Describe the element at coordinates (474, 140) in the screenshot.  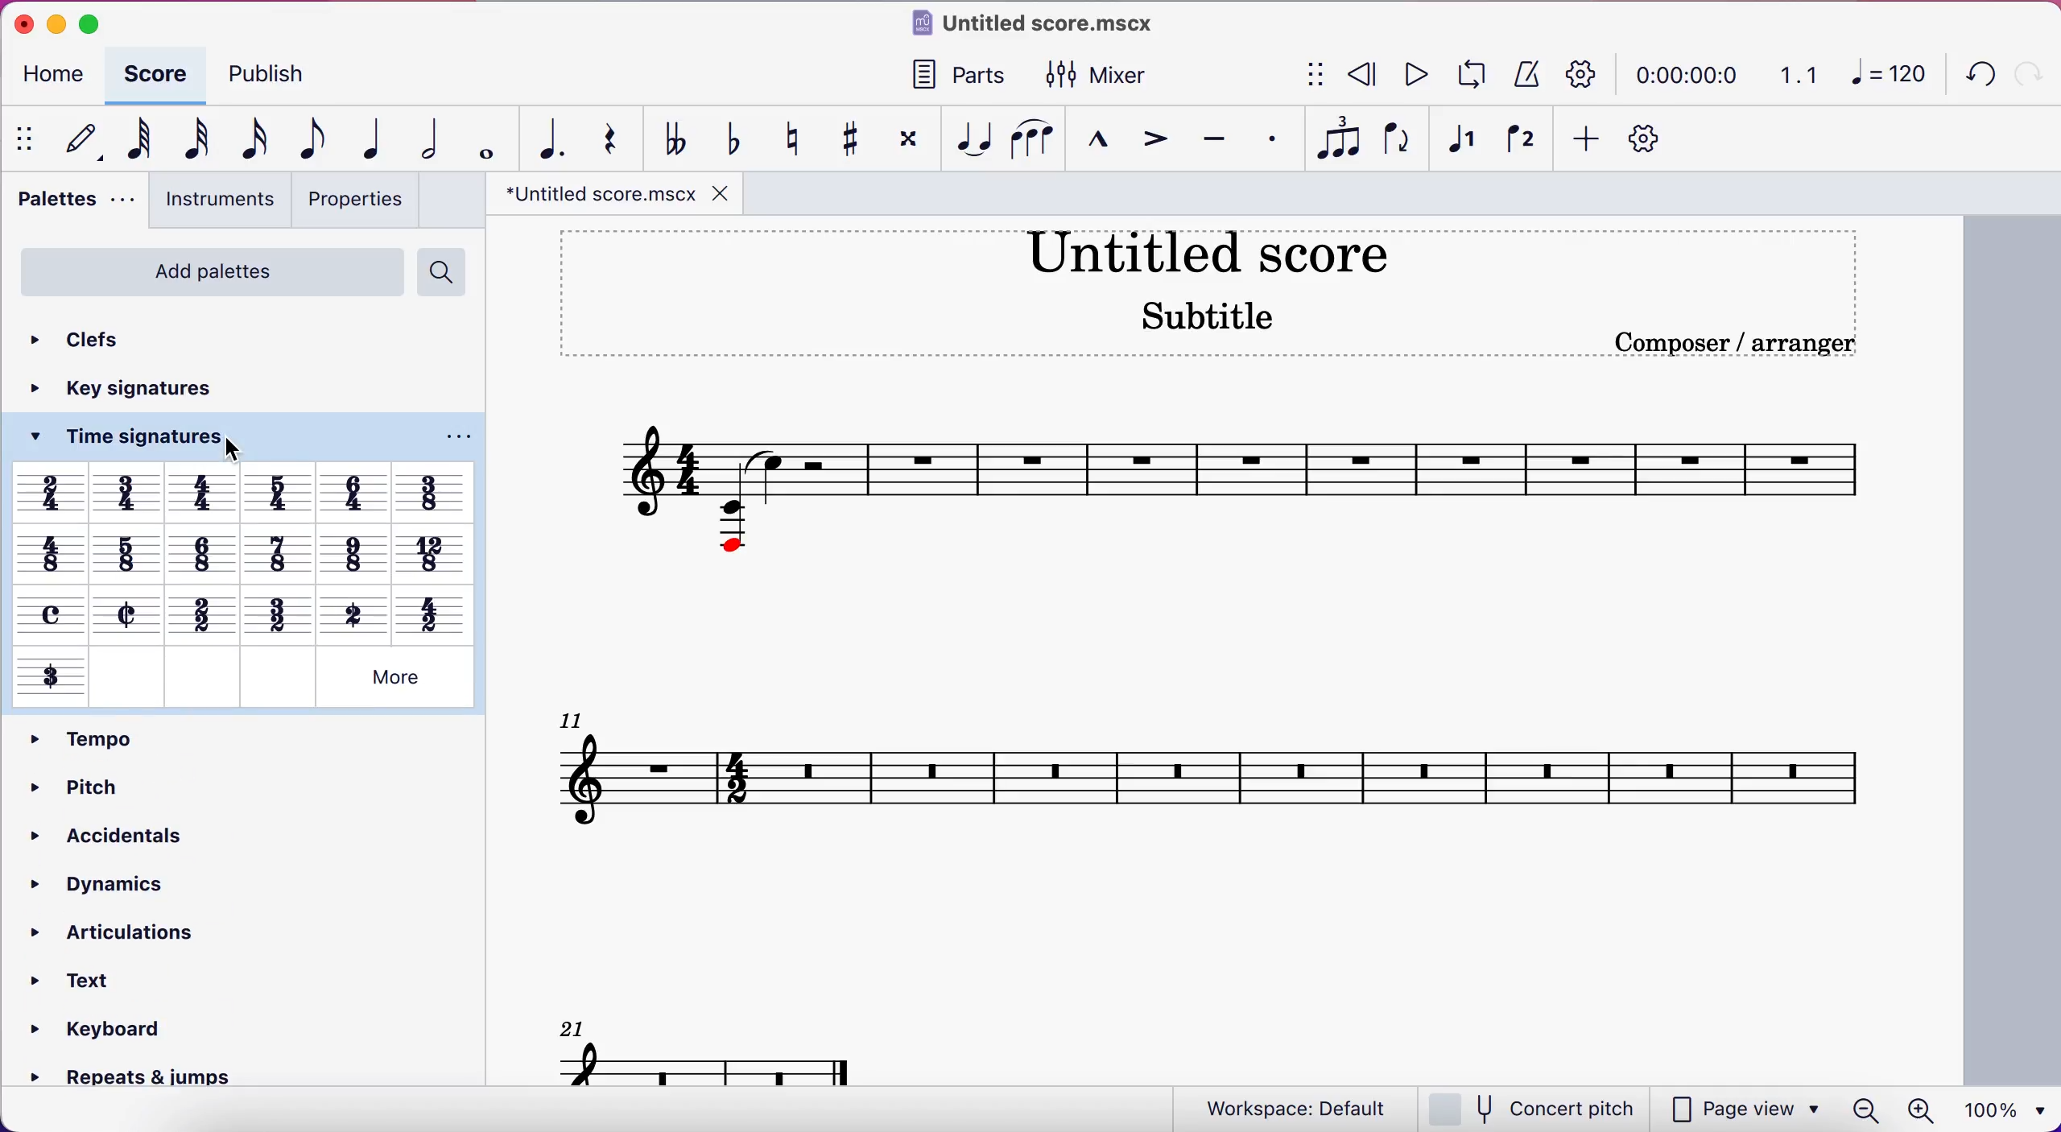
I see `whole note` at that location.